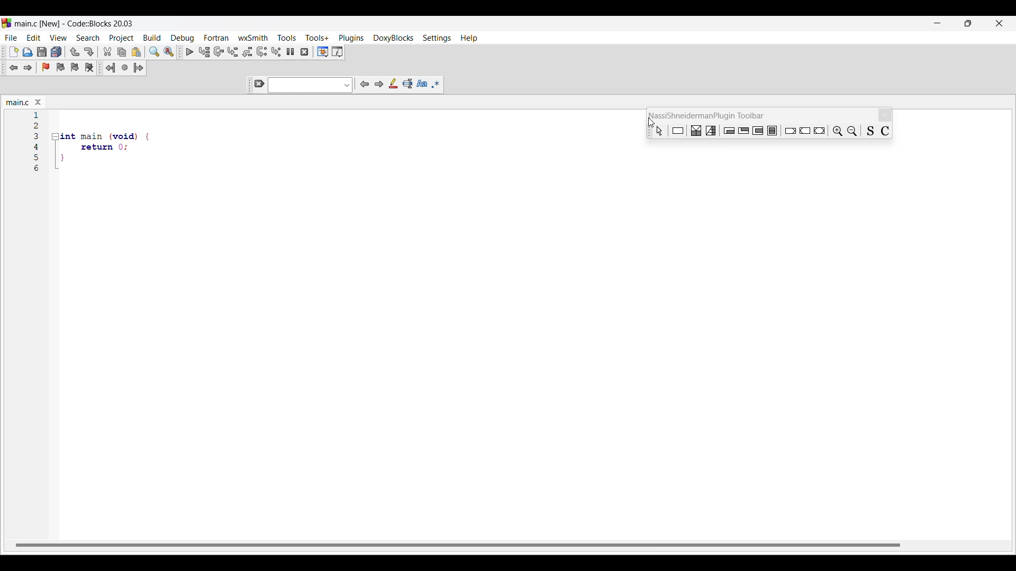 The width and height of the screenshot is (1016, 571). What do you see at coordinates (469, 38) in the screenshot?
I see `Help menu` at bounding box center [469, 38].